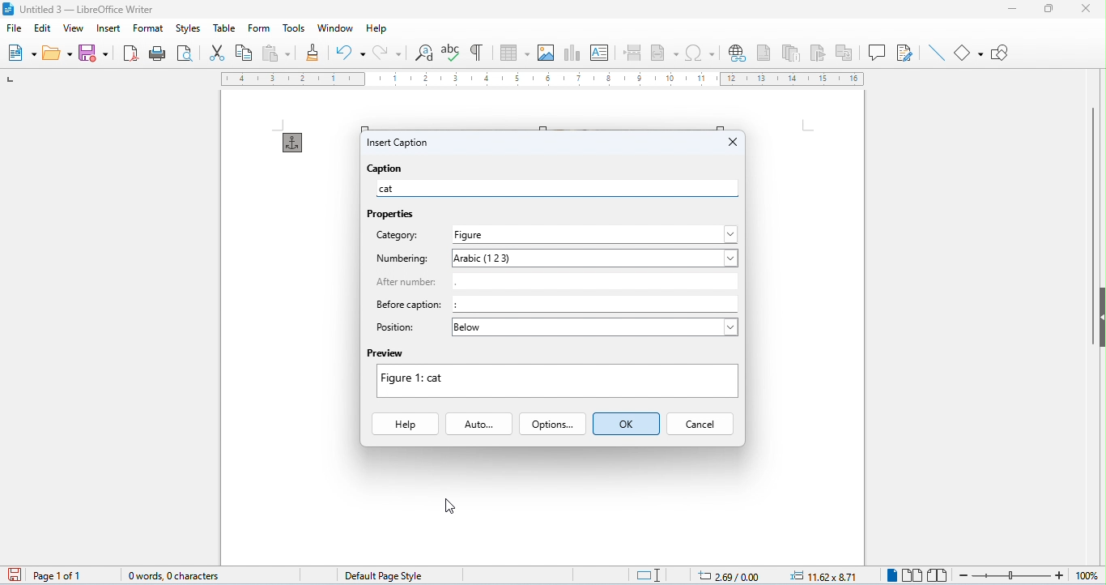  What do you see at coordinates (387, 169) in the screenshot?
I see `caption` at bounding box center [387, 169].